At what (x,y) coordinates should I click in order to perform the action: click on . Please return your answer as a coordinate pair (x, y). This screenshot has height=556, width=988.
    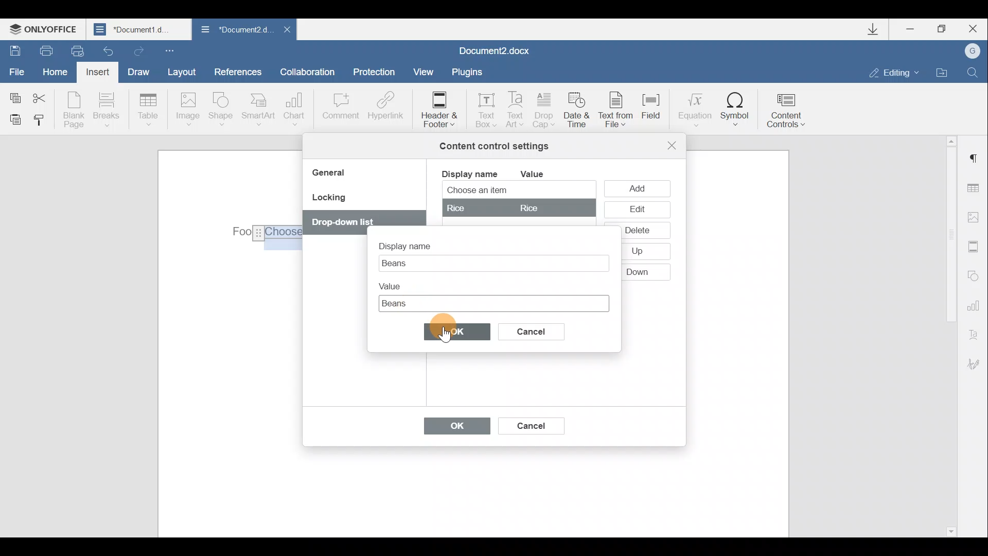
    Looking at the image, I should click on (342, 222).